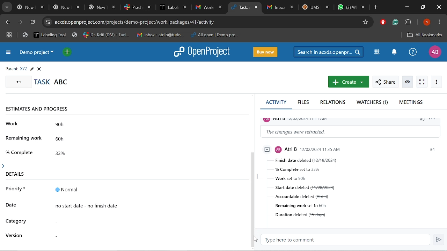 The height and width of the screenshot is (251, 447). Describe the element at coordinates (139, 22) in the screenshot. I see `Cite address` at that location.